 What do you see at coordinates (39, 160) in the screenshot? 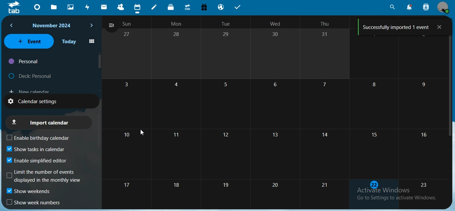
I see `enable simplified editor` at bounding box center [39, 160].